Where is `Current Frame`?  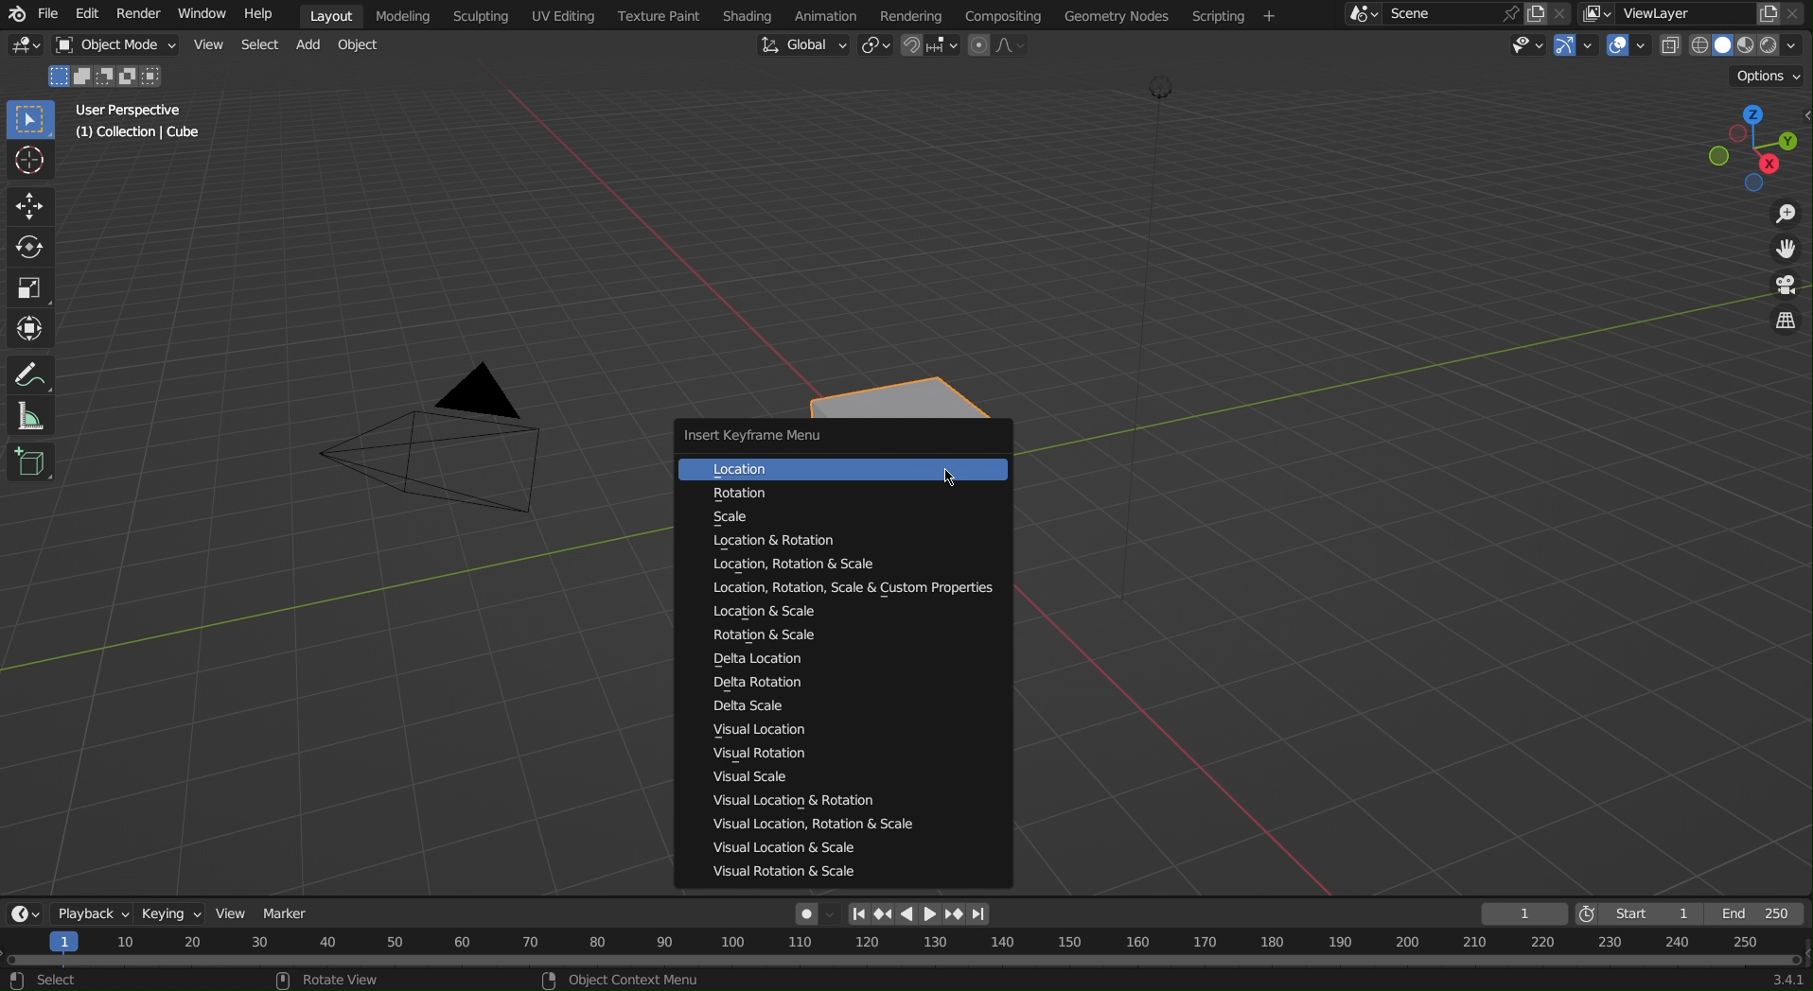
Current Frame is located at coordinates (1523, 913).